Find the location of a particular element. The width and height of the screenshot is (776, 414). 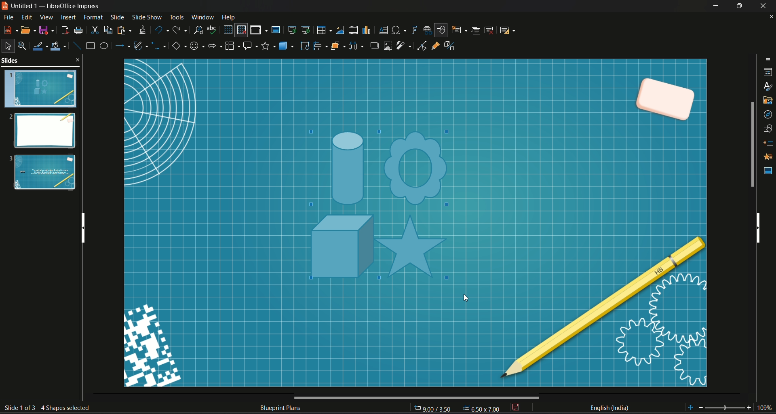

sidebar options is located at coordinates (768, 59).